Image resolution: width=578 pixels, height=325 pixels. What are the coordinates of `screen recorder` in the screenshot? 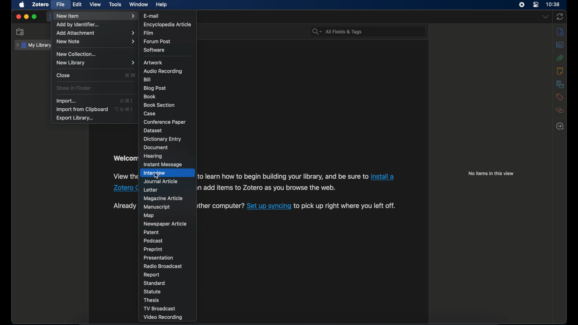 It's located at (522, 5).